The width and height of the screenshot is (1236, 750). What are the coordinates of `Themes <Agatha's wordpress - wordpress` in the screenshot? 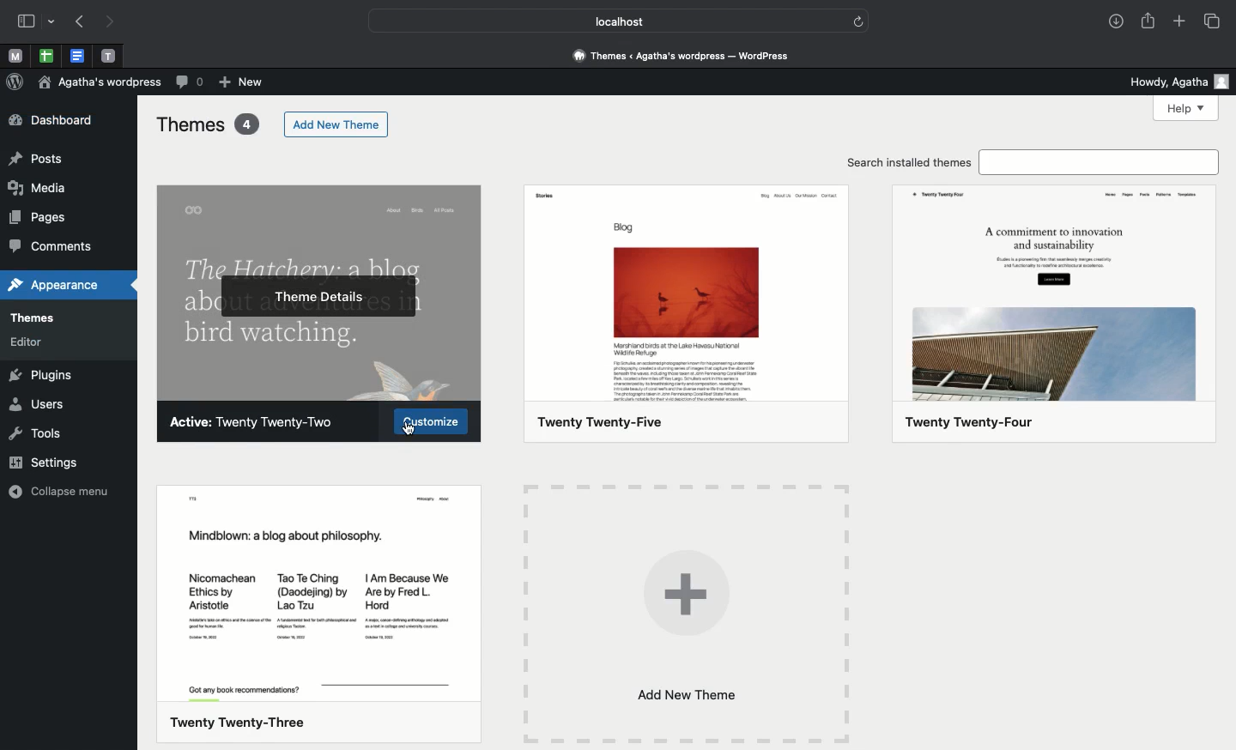 It's located at (681, 53).